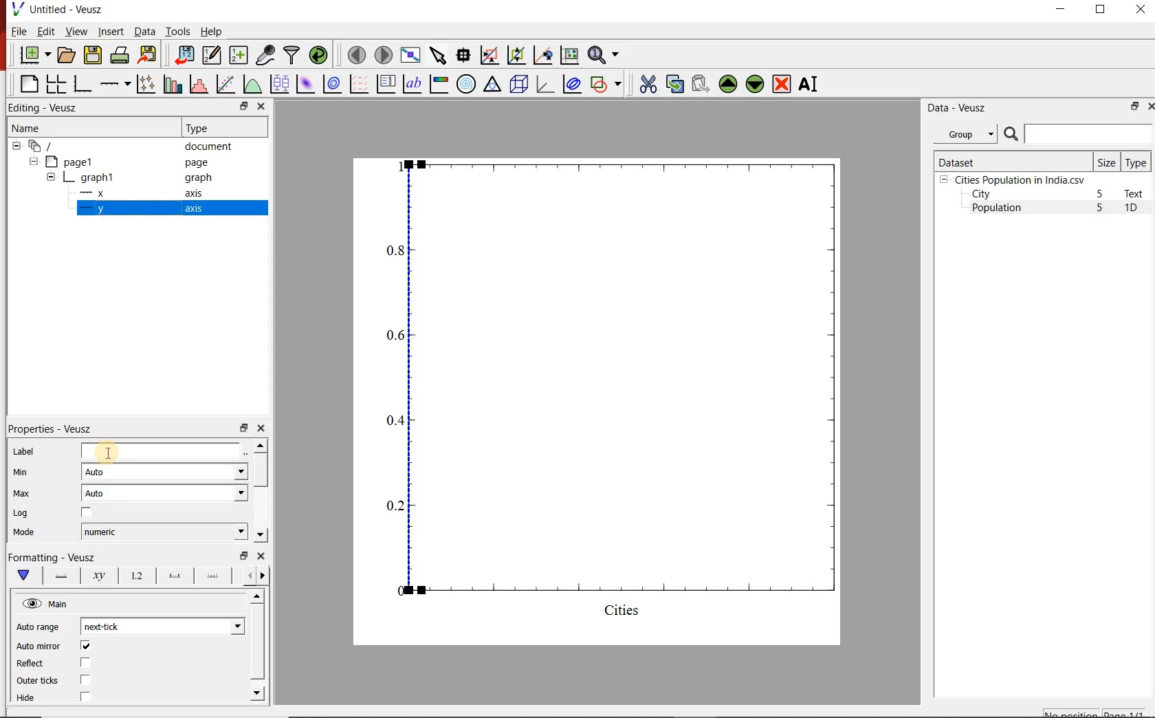 Image resolution: width=1155 pixels, height=718 pixels. What do you see at coordinates (223, 128) in the screenshot?
I see `Type` at bounding box center [223, 128].